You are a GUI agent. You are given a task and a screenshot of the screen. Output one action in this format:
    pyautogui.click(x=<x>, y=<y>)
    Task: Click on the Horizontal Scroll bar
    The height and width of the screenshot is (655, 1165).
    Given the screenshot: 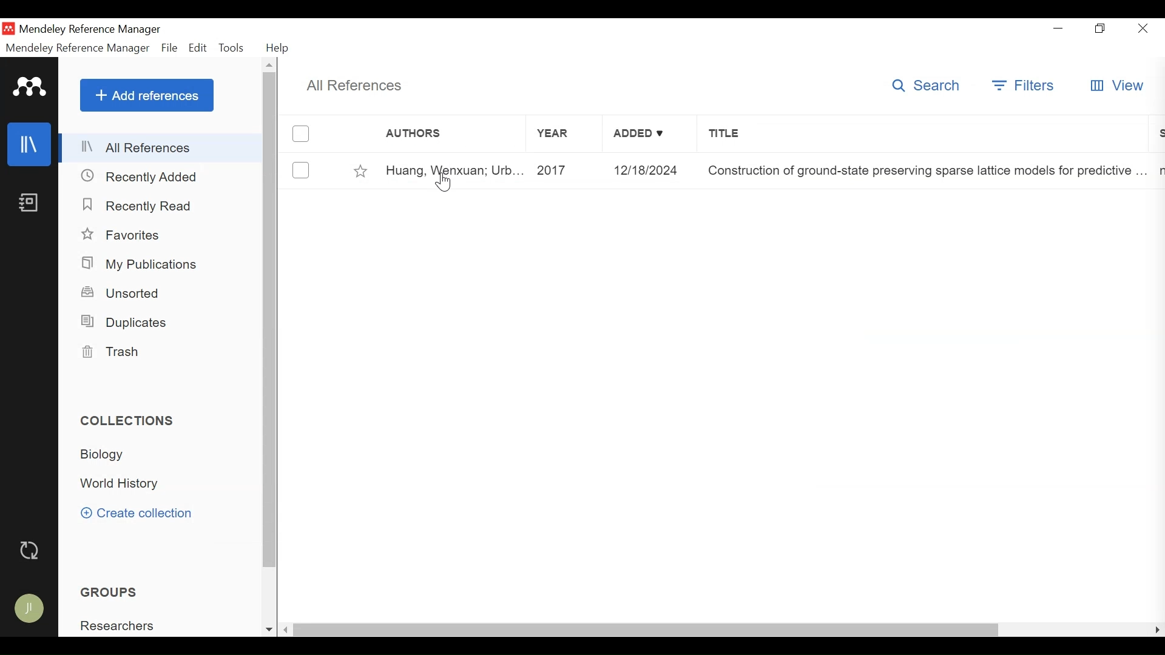 What is the action you would take?
    pyautogui.click(x=646, y=631)
    